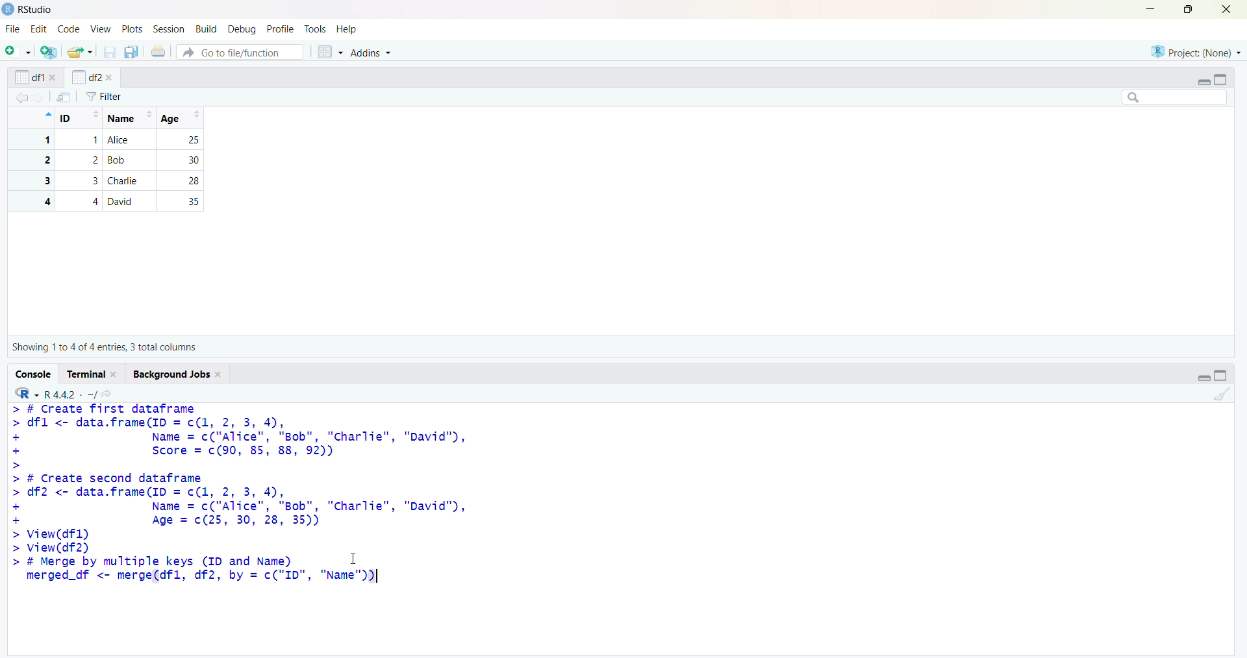 The width and height of the screenshot is (1247, 658). Describe the element at coordinates (220, 375) in the screenshot. I see `close` at that location.